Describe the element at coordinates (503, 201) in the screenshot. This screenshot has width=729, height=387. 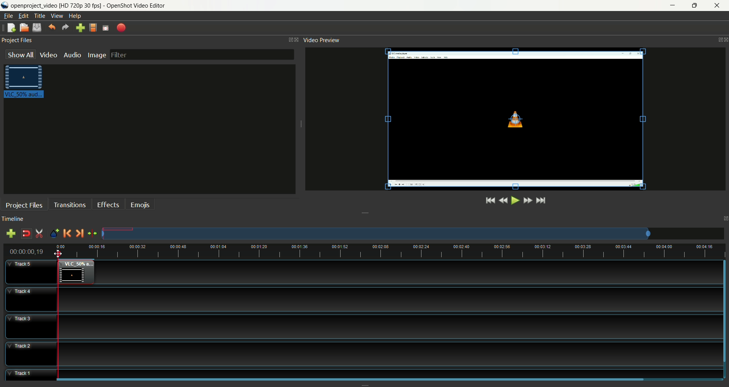
I see `rewind` at that location.